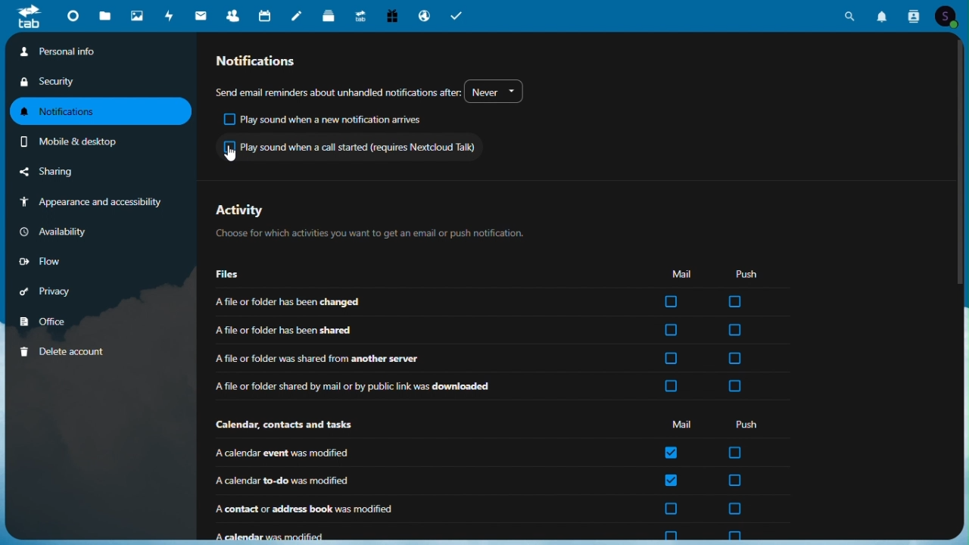 This screenshot has height=545, width=969. I want to click on a contact or address was modified, so click(419, 509).